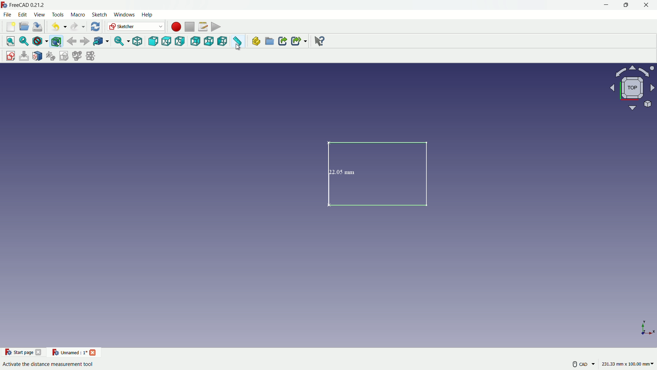 This screenshot has width=657, height=370. What do you see at coordinates (216, 28) in the screenshot?
I see `execute macros` at bounding box center [216, 28].